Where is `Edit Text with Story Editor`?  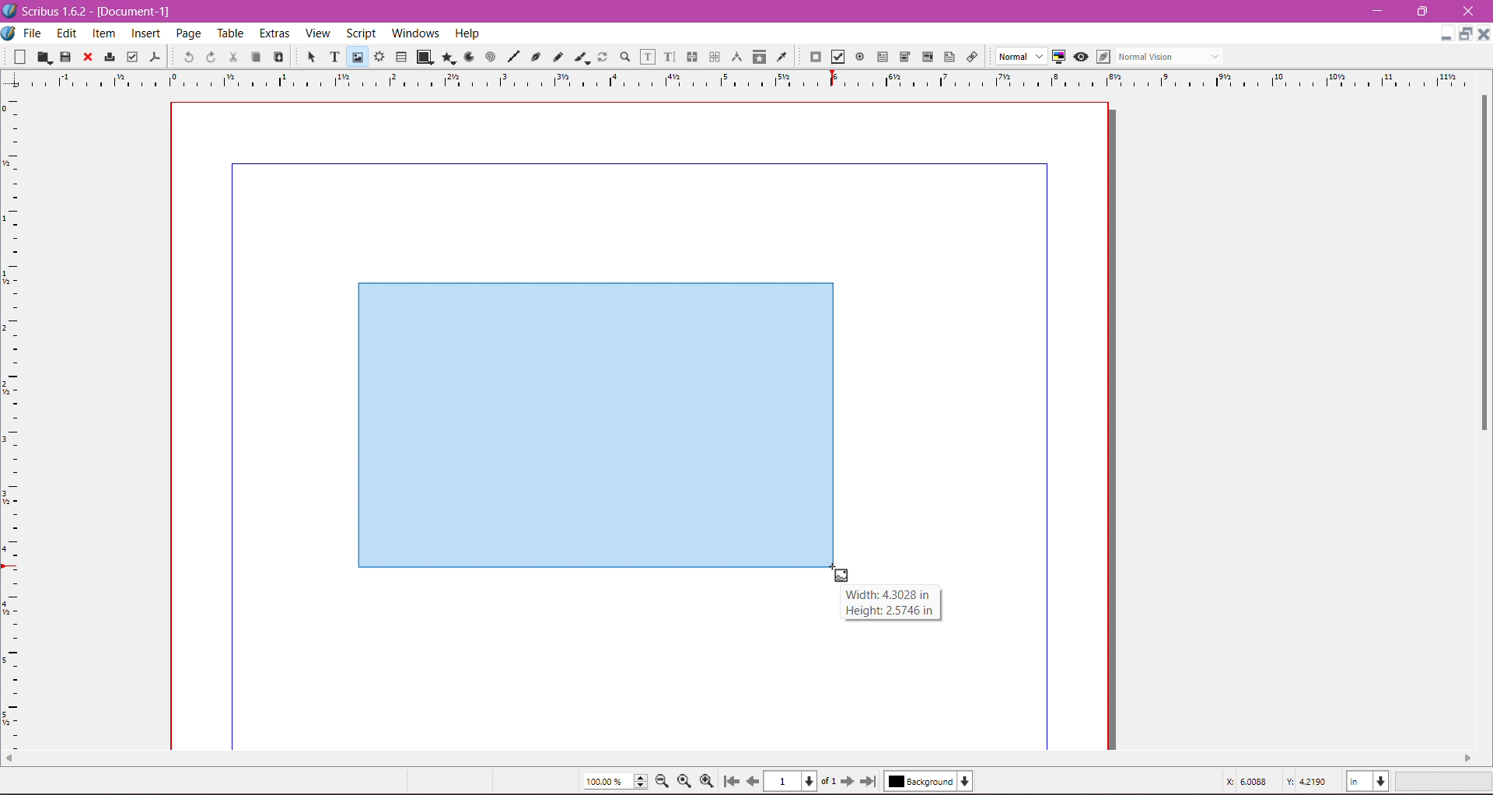
Edit Text with Story Editor is located at coordinates (670, 56).